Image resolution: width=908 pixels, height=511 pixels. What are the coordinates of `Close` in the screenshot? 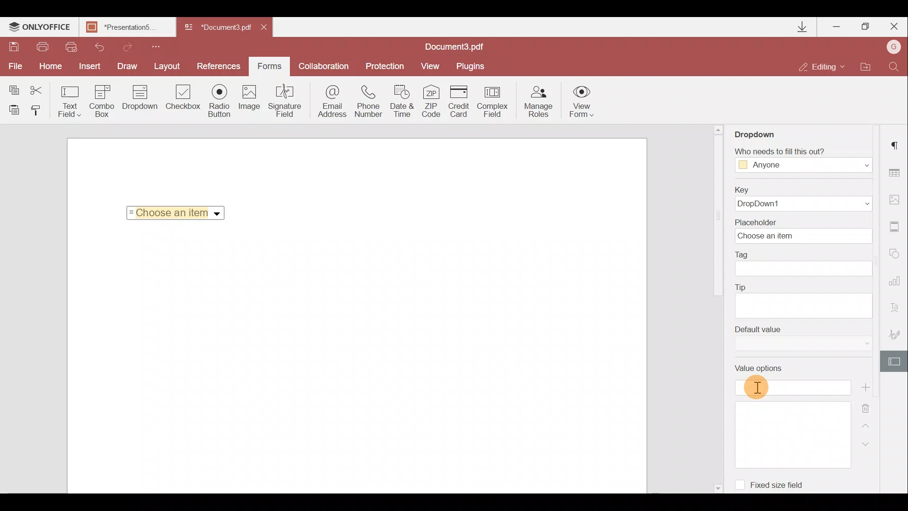 It's located at (267, 26).